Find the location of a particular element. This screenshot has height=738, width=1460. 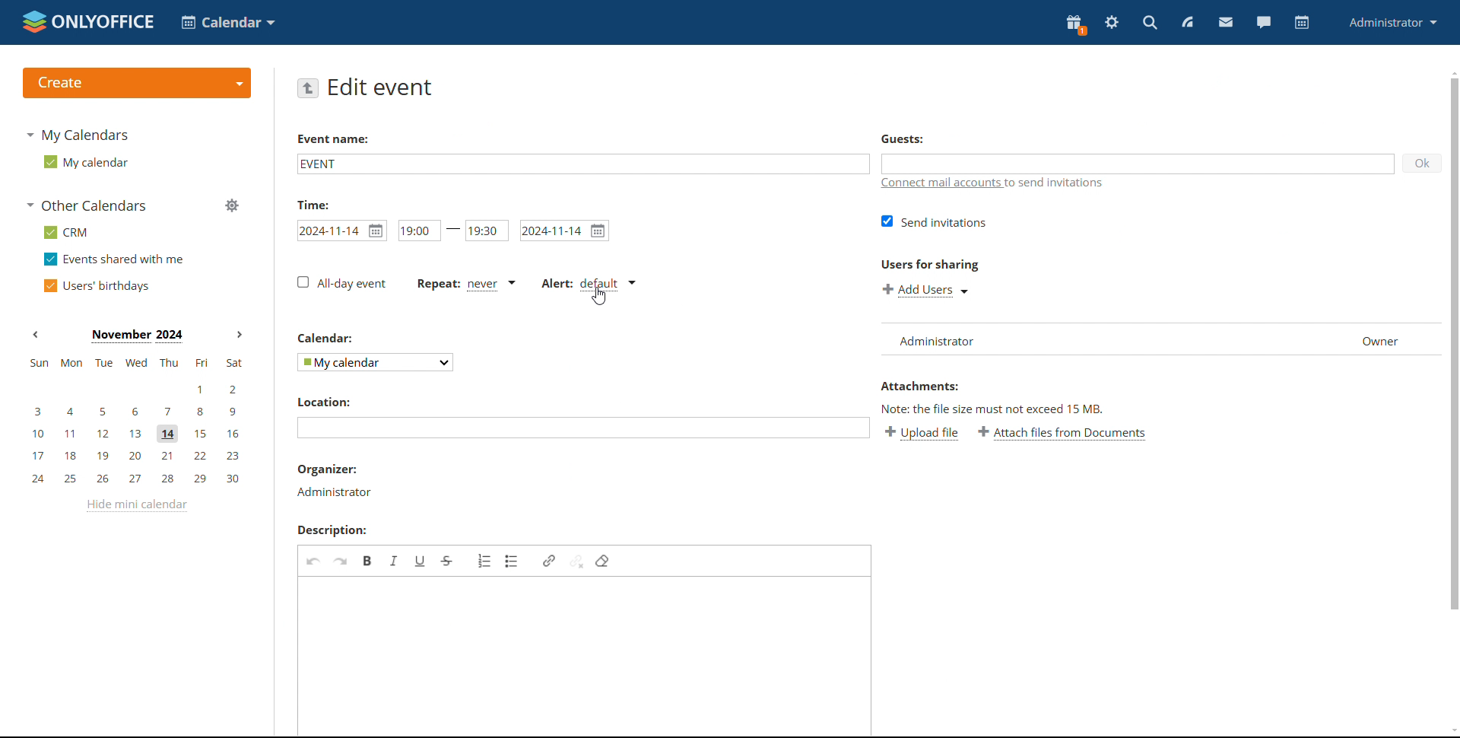

bold is located at coordinates (367, 560).